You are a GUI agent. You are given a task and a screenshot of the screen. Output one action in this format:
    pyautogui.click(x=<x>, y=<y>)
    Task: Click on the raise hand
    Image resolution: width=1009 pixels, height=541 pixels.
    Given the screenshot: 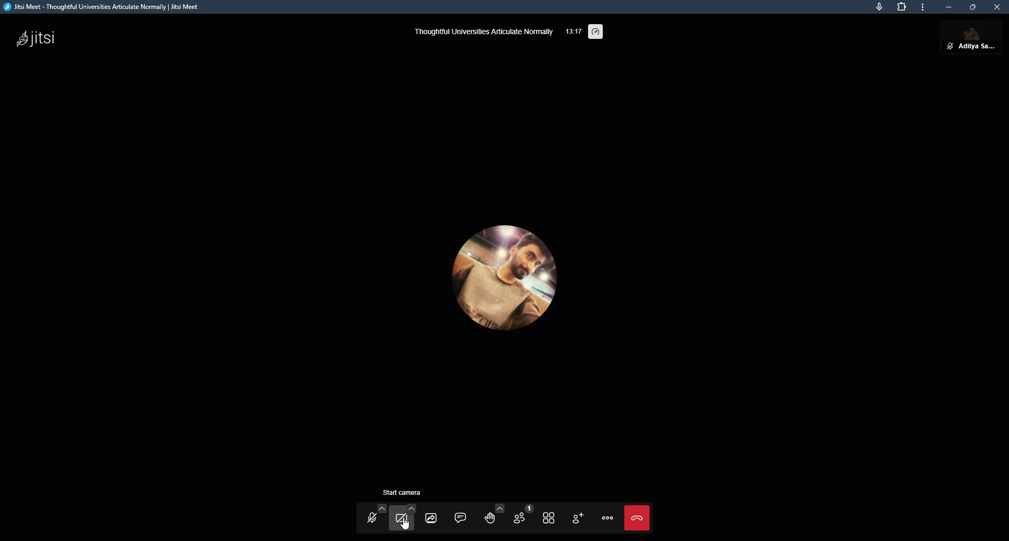 What is the action you would take?
    pyautogui.click(x=492, y=516)
    